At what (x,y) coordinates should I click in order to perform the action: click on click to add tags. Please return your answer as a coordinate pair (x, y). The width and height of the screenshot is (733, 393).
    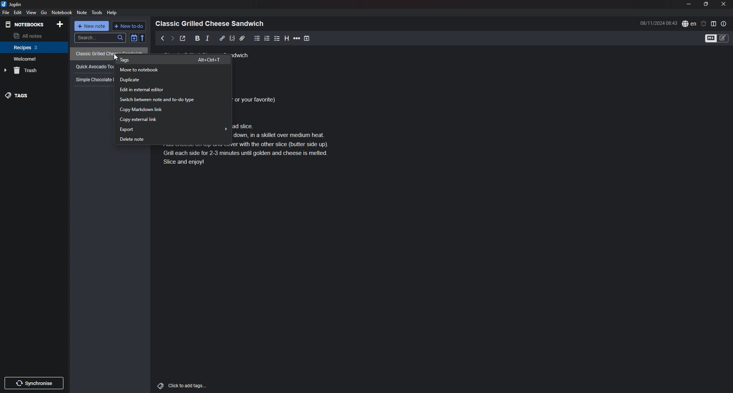
    Looking at the image, I should click on (192, 385).